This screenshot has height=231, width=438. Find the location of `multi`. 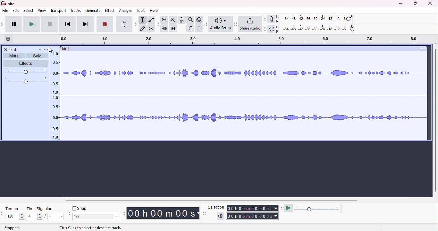

multi is located at coordinates (151, 28).